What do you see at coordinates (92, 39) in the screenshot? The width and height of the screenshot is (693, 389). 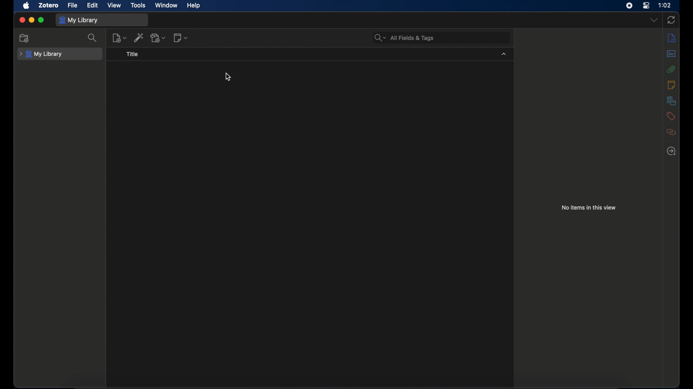 I see `search` at bounding box center [92, 39].